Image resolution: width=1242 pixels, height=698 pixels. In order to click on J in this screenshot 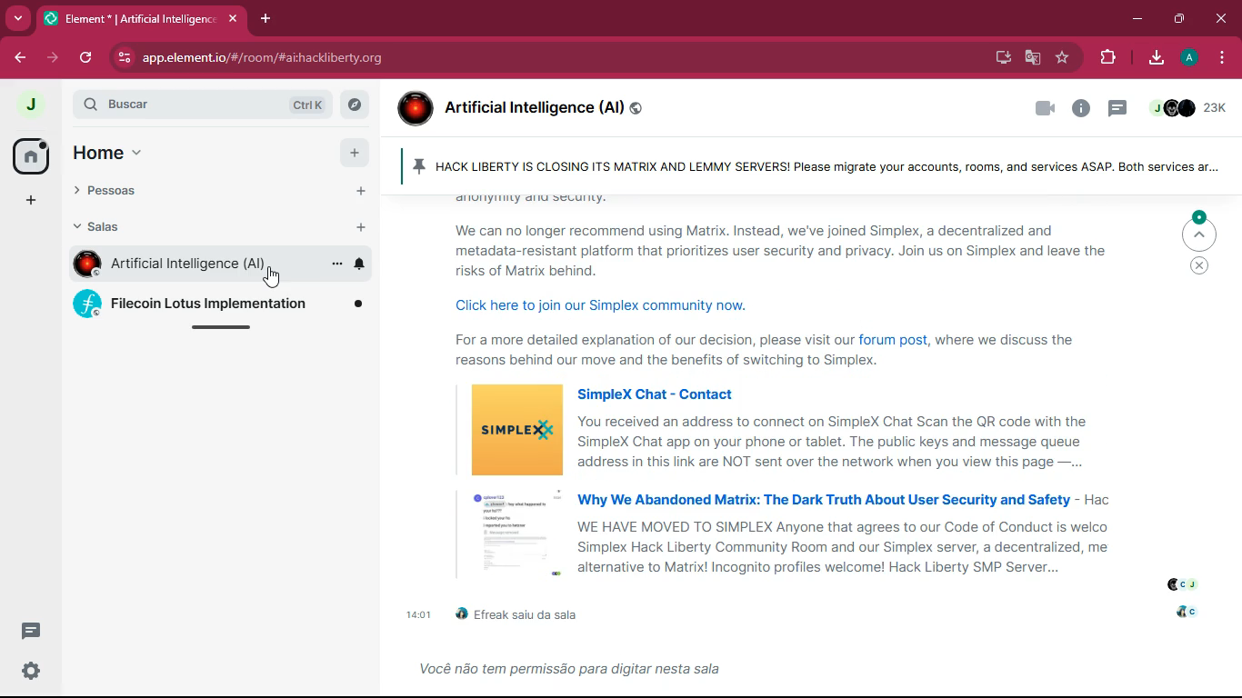, I will do `click(29, 104)`.